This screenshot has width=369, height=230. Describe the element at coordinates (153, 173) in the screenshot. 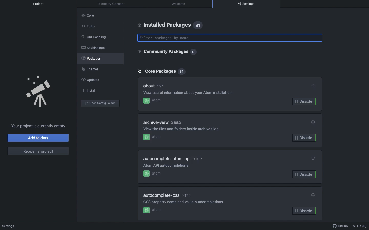

I see `Atom` at that location.